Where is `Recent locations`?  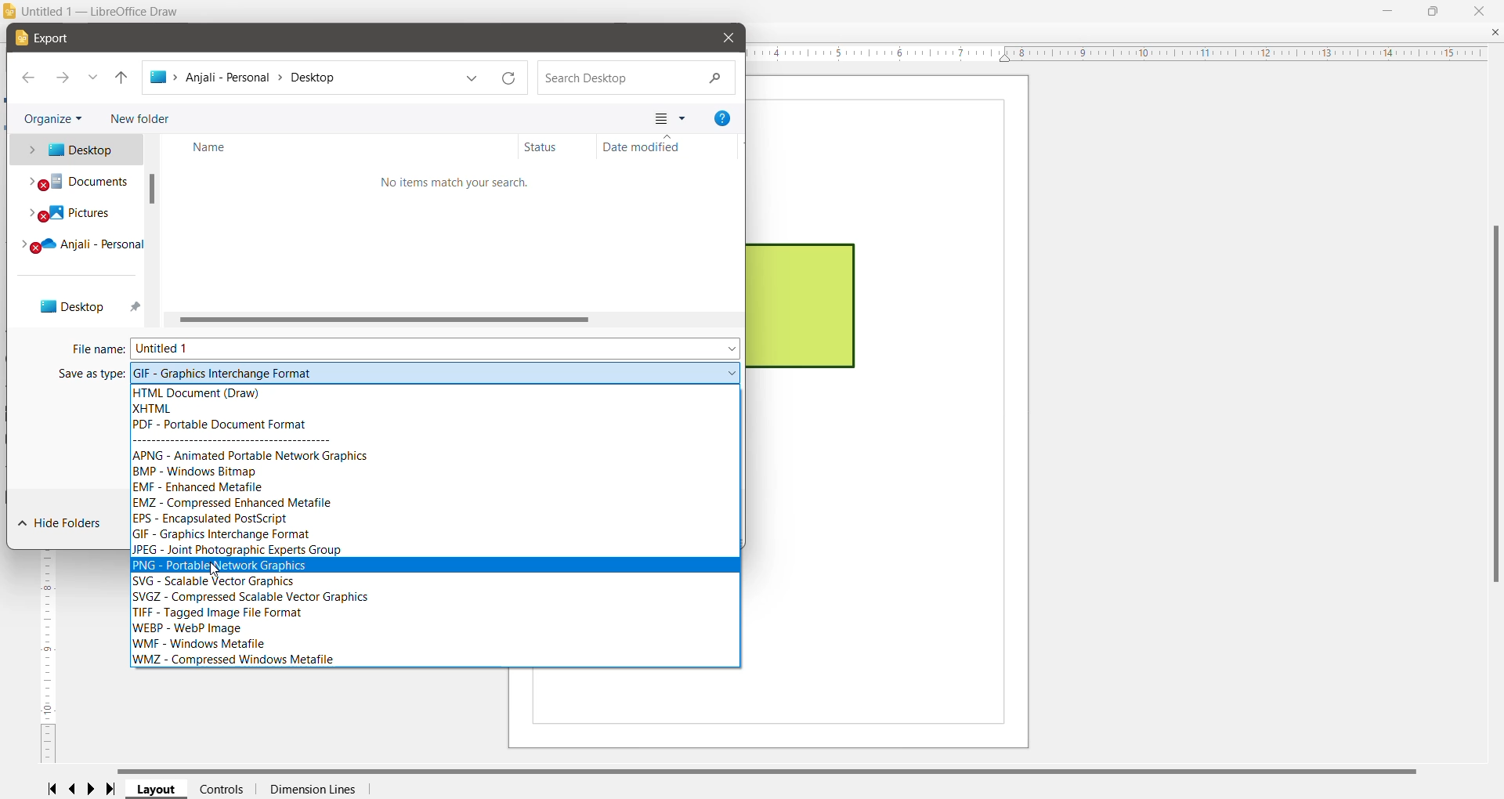 Recent locations is located at coordinates (93, 78).